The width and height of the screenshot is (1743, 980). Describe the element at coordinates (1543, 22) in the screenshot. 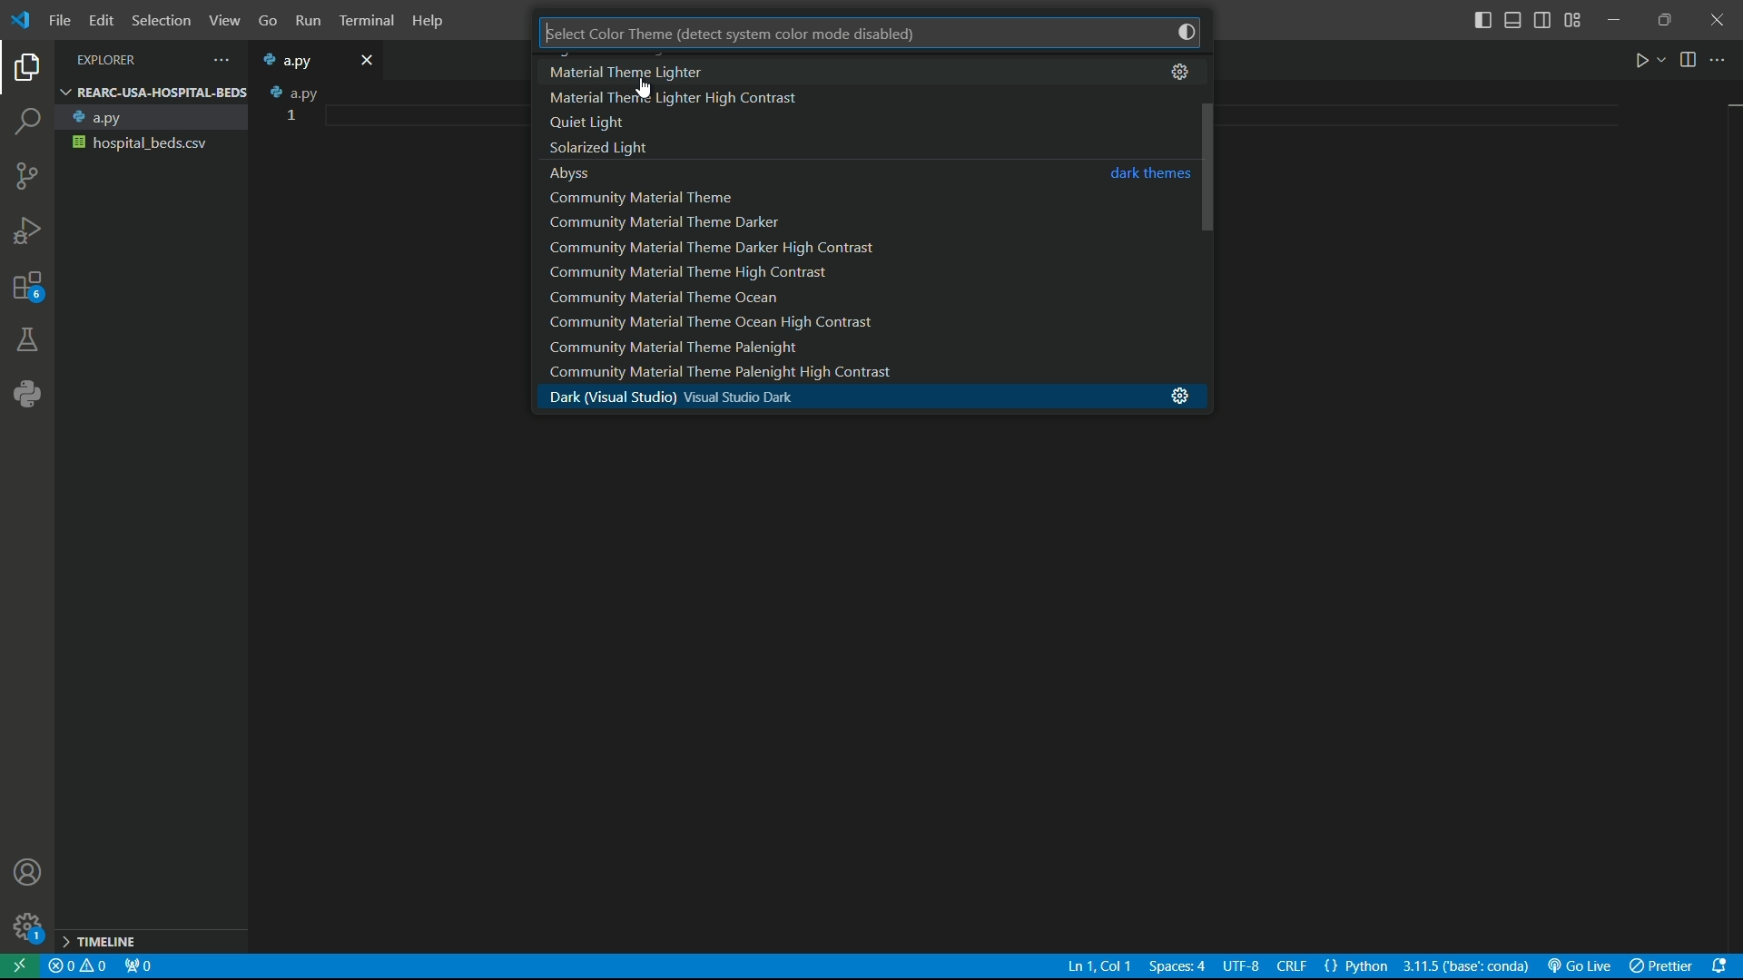

I see `toggle secondary sidebar` at that location.